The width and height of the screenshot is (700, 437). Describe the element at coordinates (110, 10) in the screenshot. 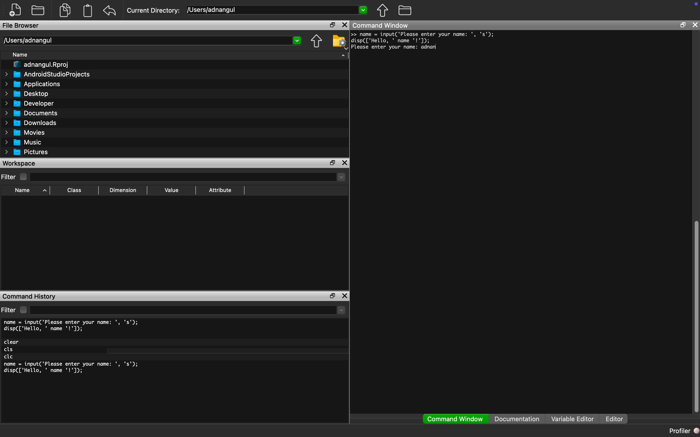

I see `back` at that location.